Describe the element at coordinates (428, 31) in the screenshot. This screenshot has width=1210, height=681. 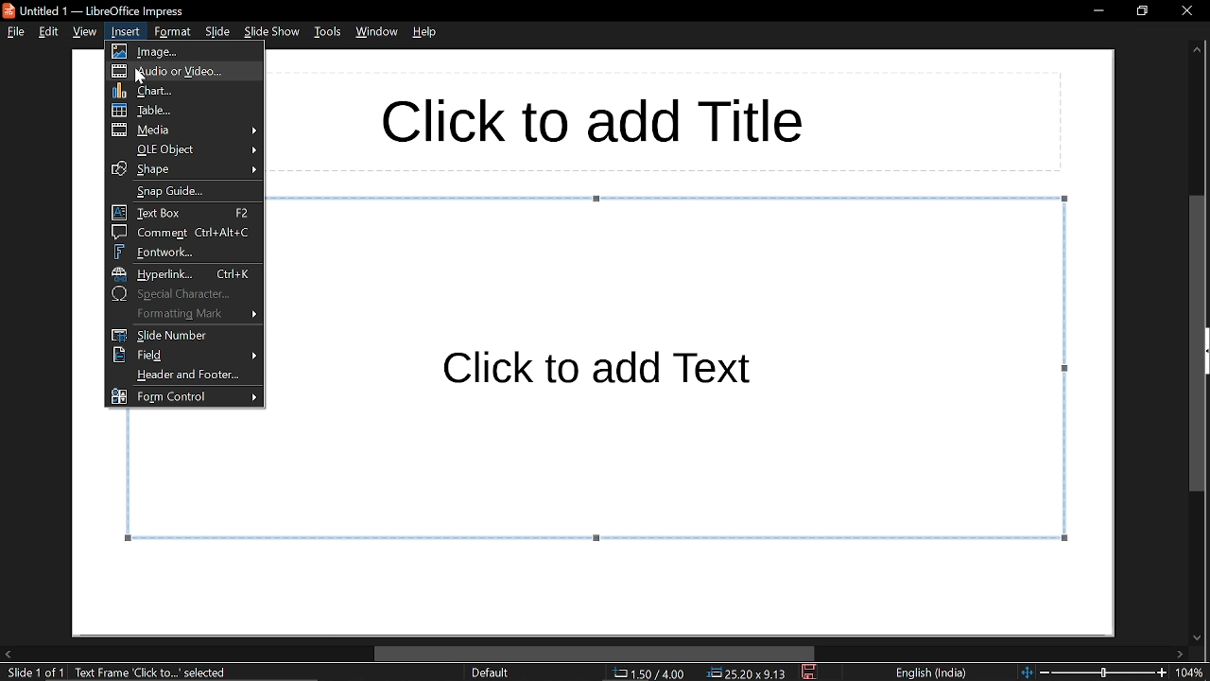
I see `help` at that location.